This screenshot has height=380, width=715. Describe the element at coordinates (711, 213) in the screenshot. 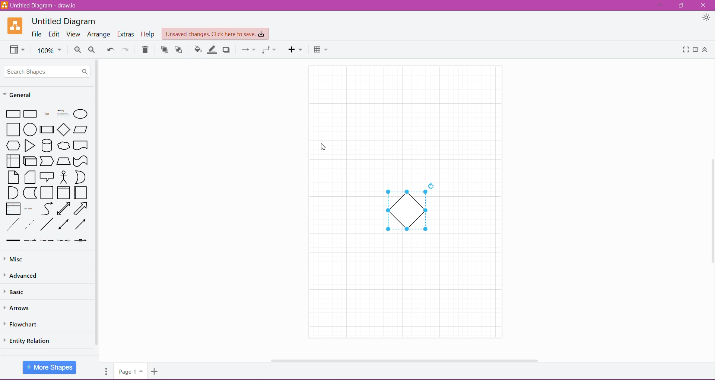

I see `Vertical Scroll Bar` at that location.